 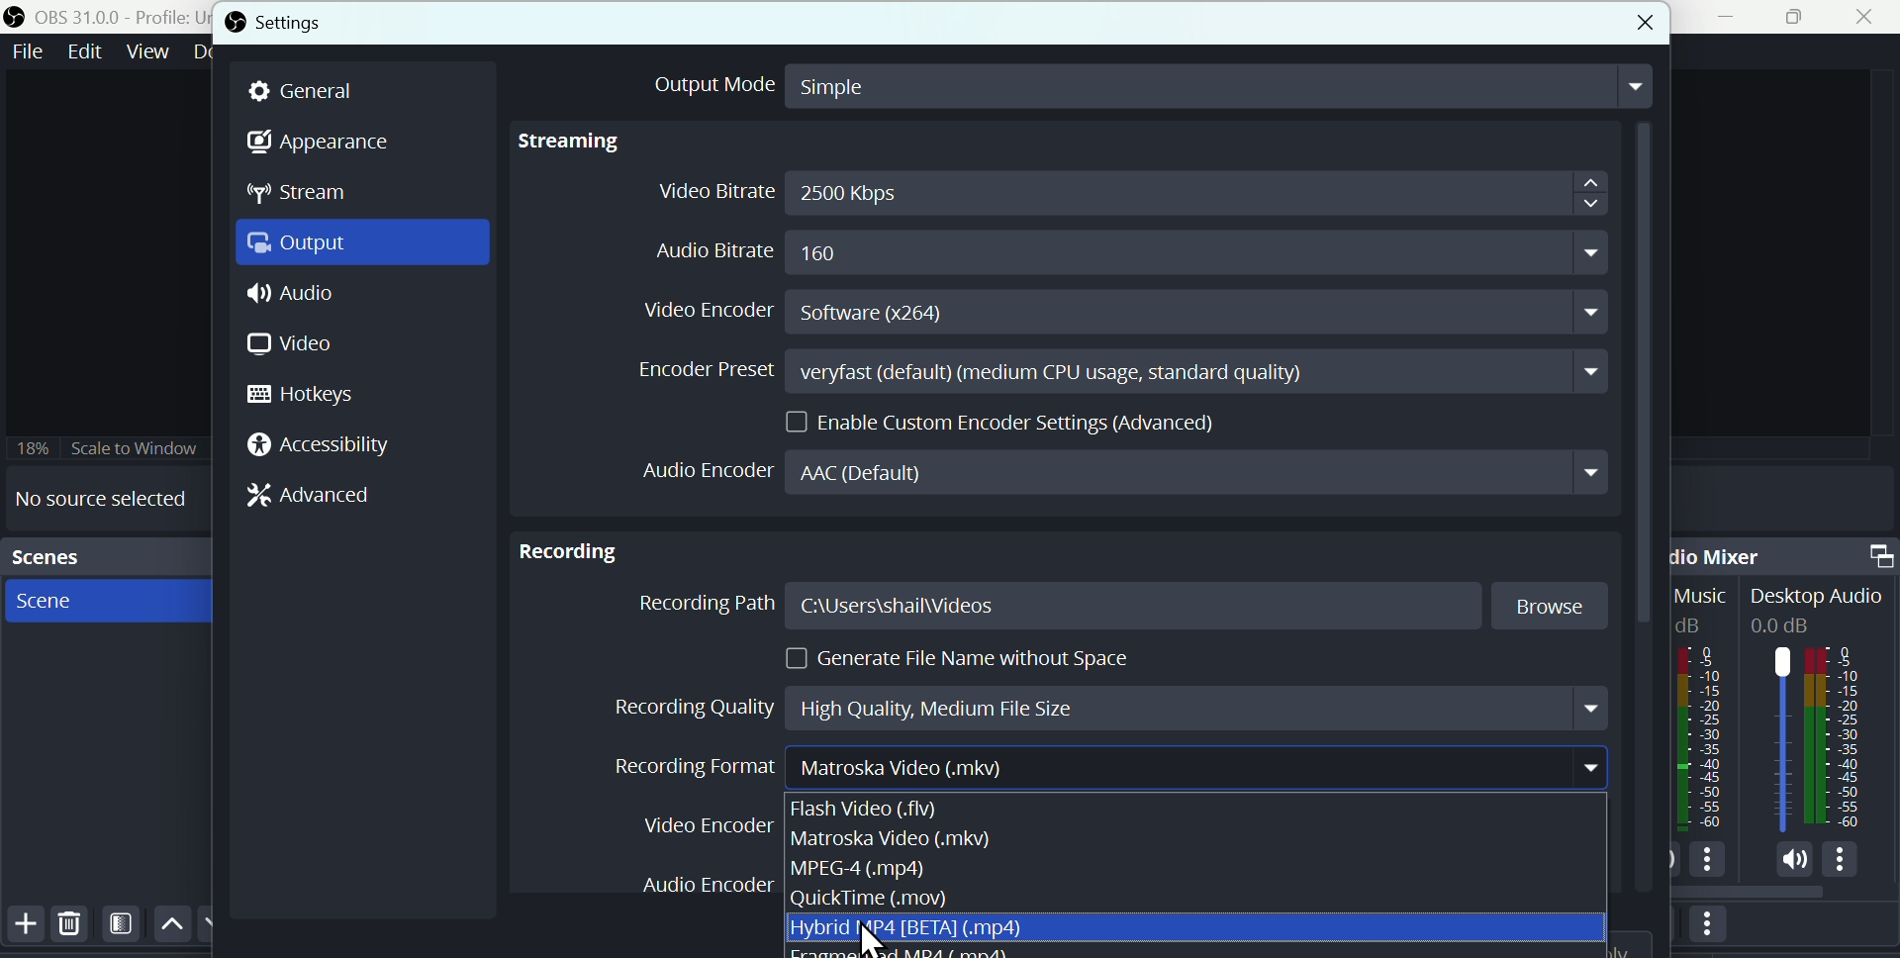 What do you see at coordinates (1128, 472) in the screenshot?
I see `Audio encoder` at bounding box center [1128, 472].